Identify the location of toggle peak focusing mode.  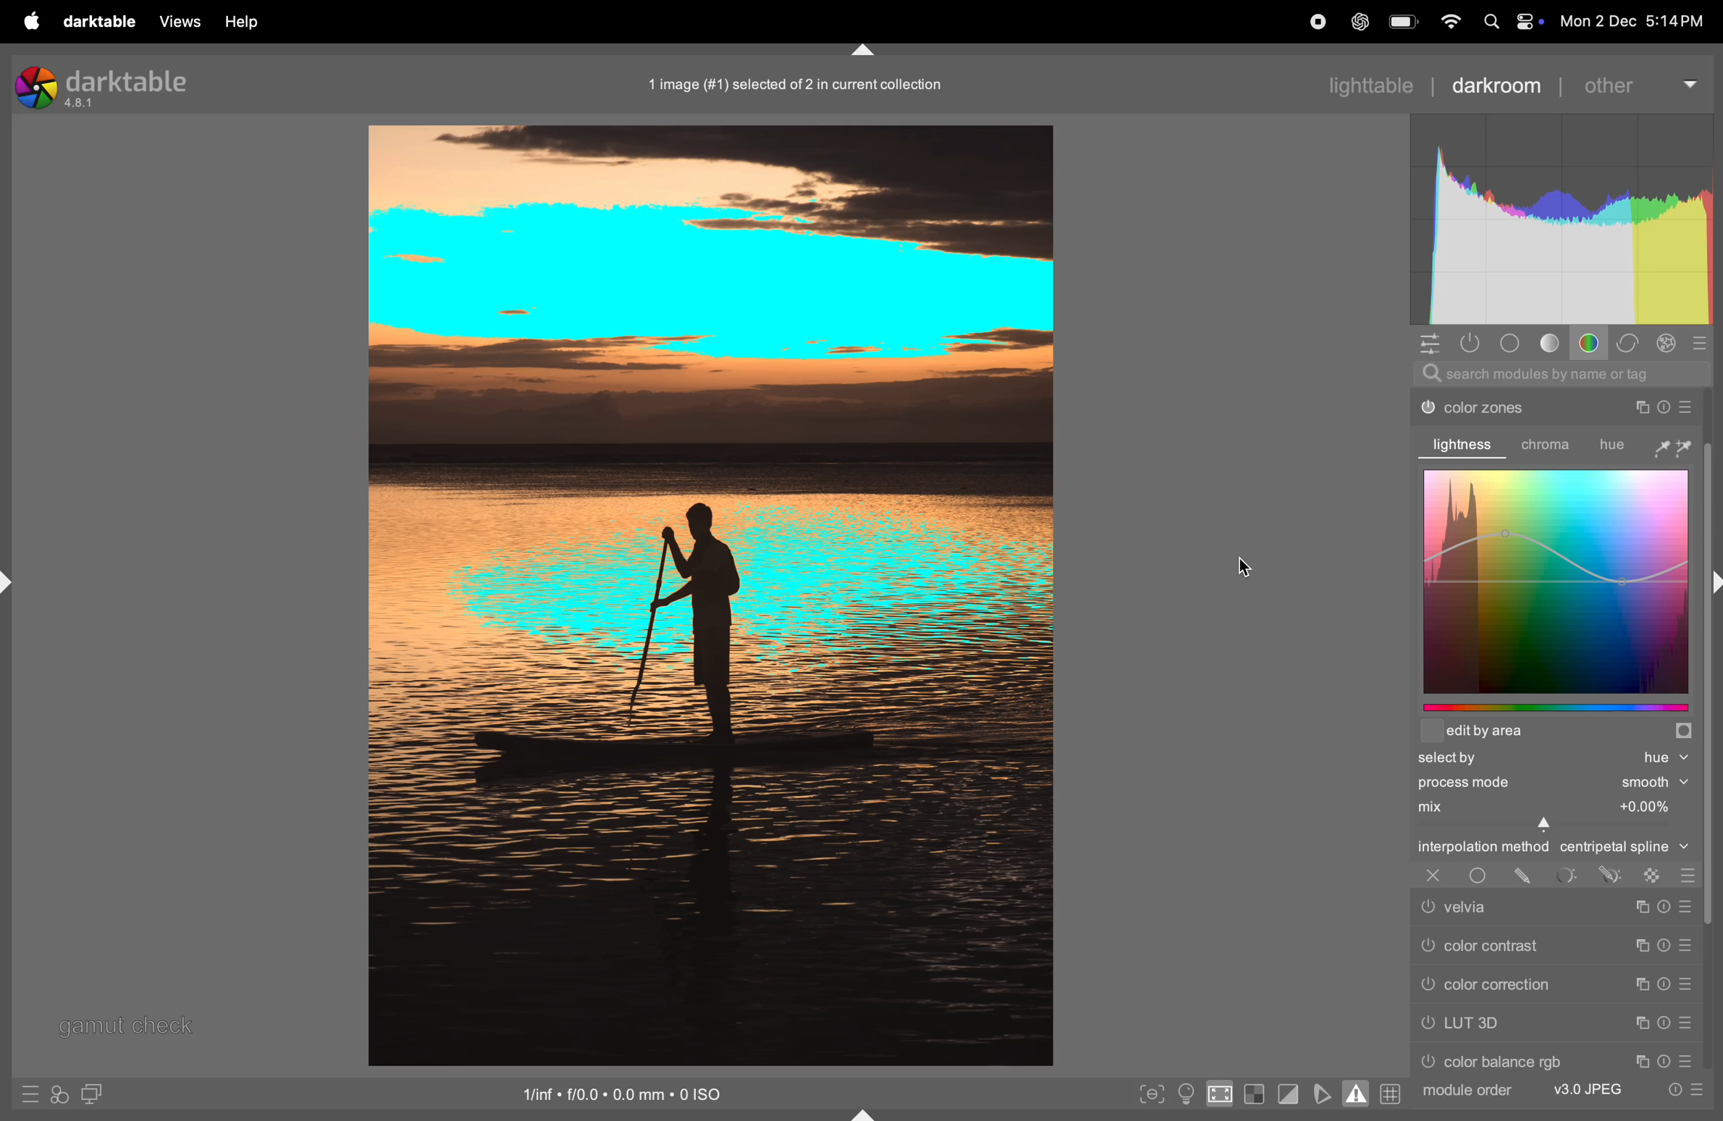
(1150, 1093).